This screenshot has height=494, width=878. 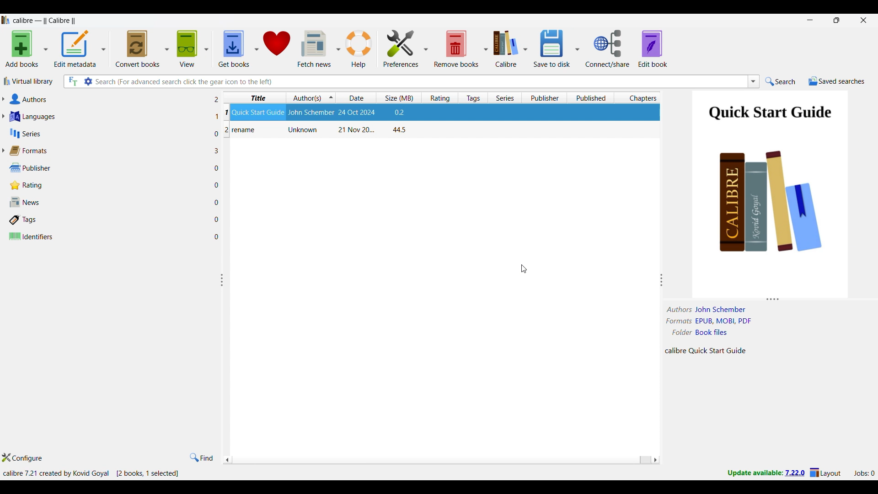 What do you see at coordinates (460, 48) in the screenshot?
I see `Remove options` at bounding box center [460, 48].